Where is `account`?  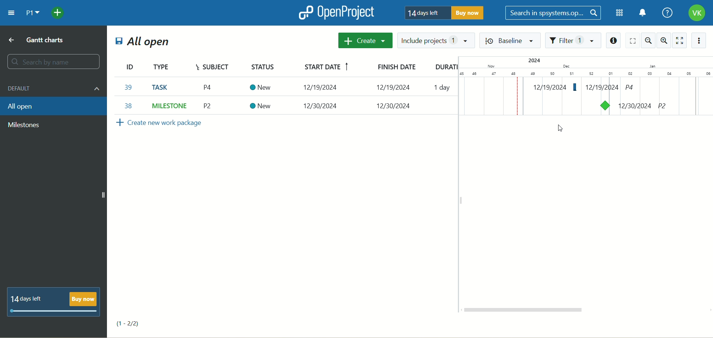 account is located at coordinates (697, 13).